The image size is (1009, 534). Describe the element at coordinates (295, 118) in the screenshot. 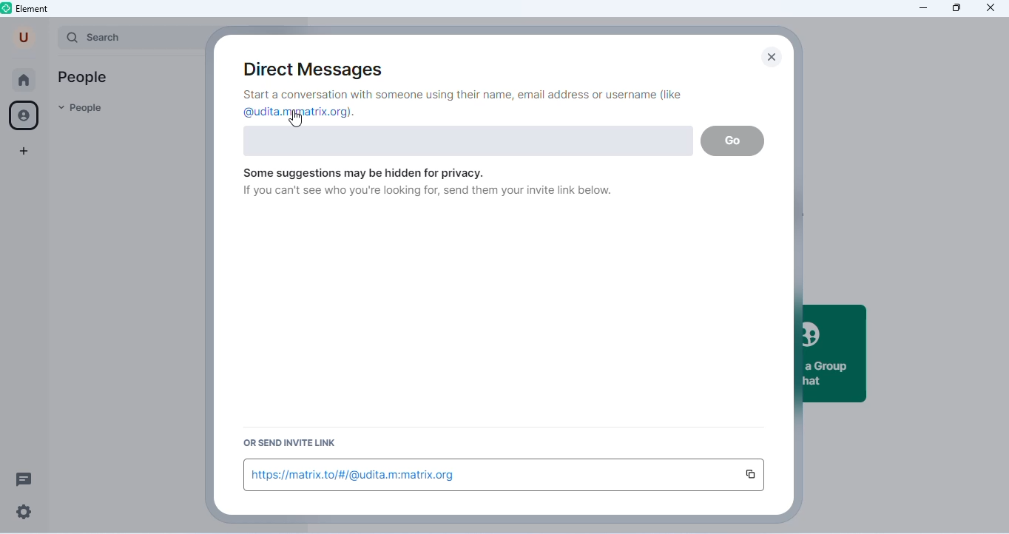

I see `cursor` at that location.